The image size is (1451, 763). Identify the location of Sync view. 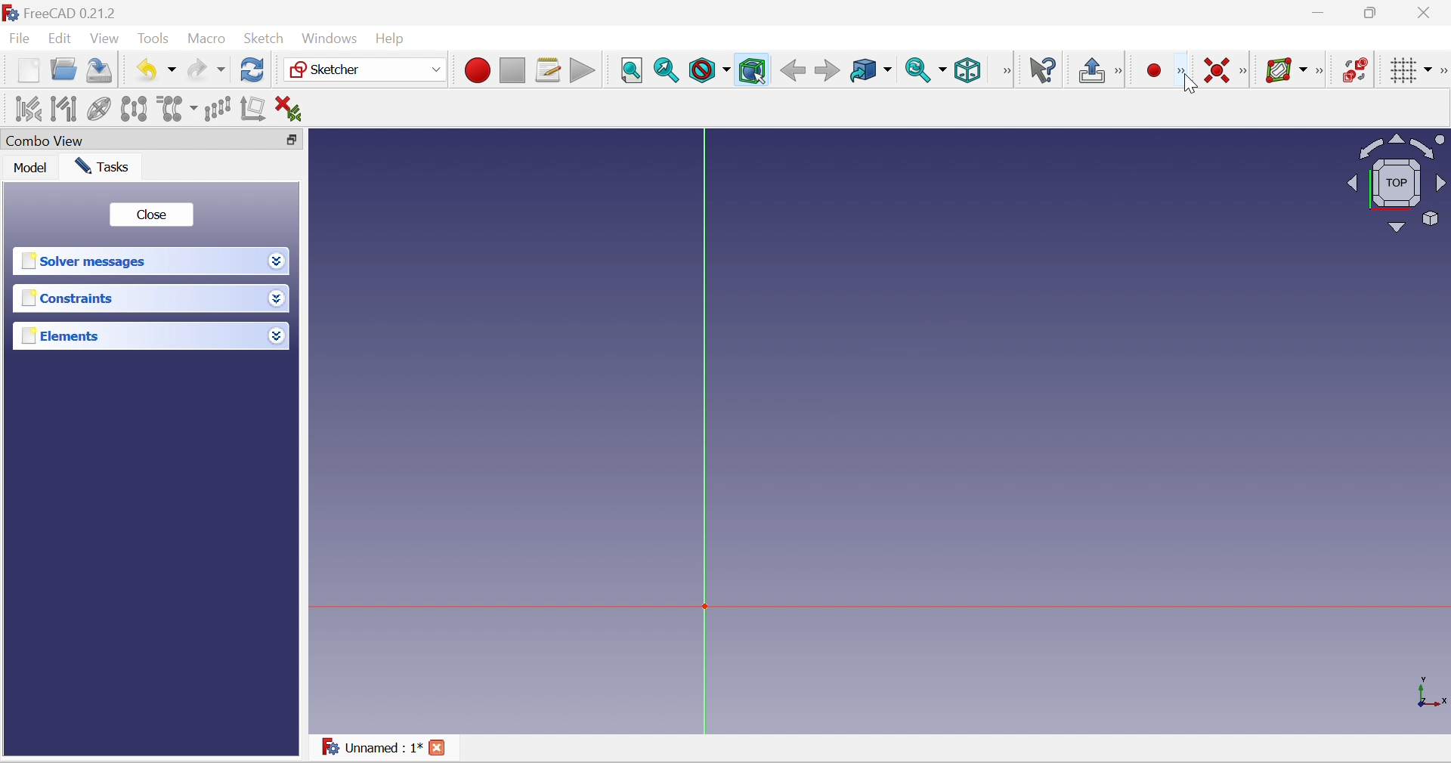
(927, 71).